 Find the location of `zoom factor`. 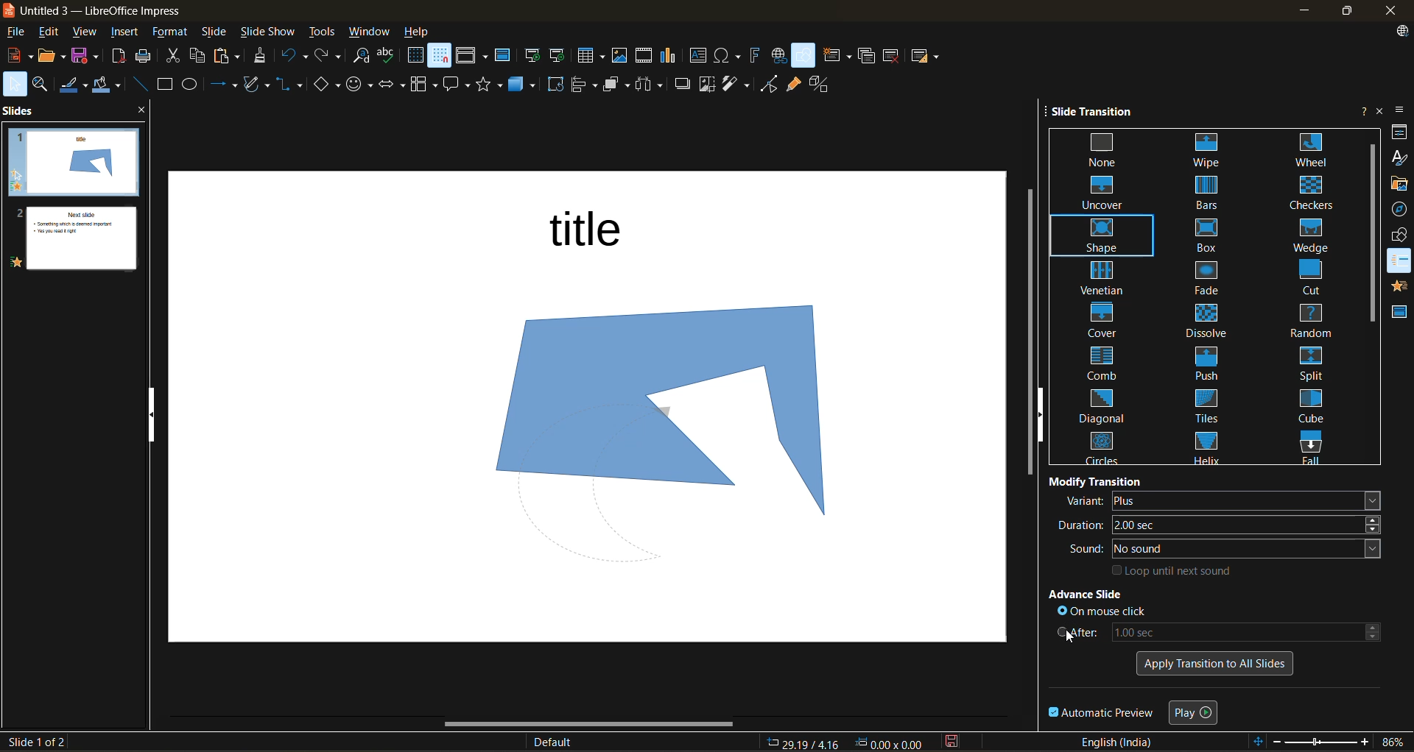

zoom factor is located at coordinates (1391, 741).